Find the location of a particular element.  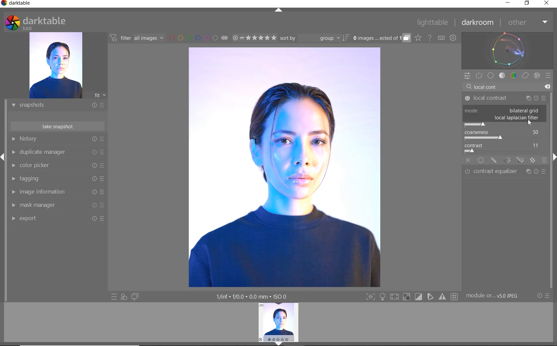

Cursor is located at coordinates (530, 123).